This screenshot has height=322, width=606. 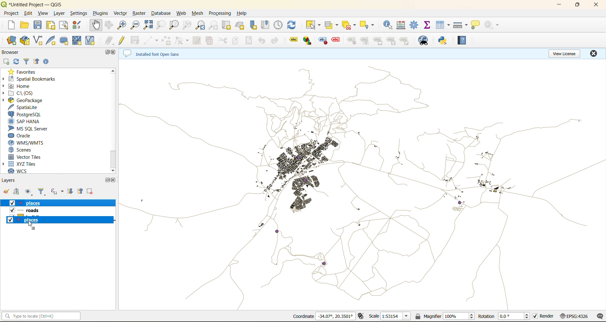 What do you see at coordinates (392, 316) in the screenshot?
I see `scale` at bounding box center [392, 316].